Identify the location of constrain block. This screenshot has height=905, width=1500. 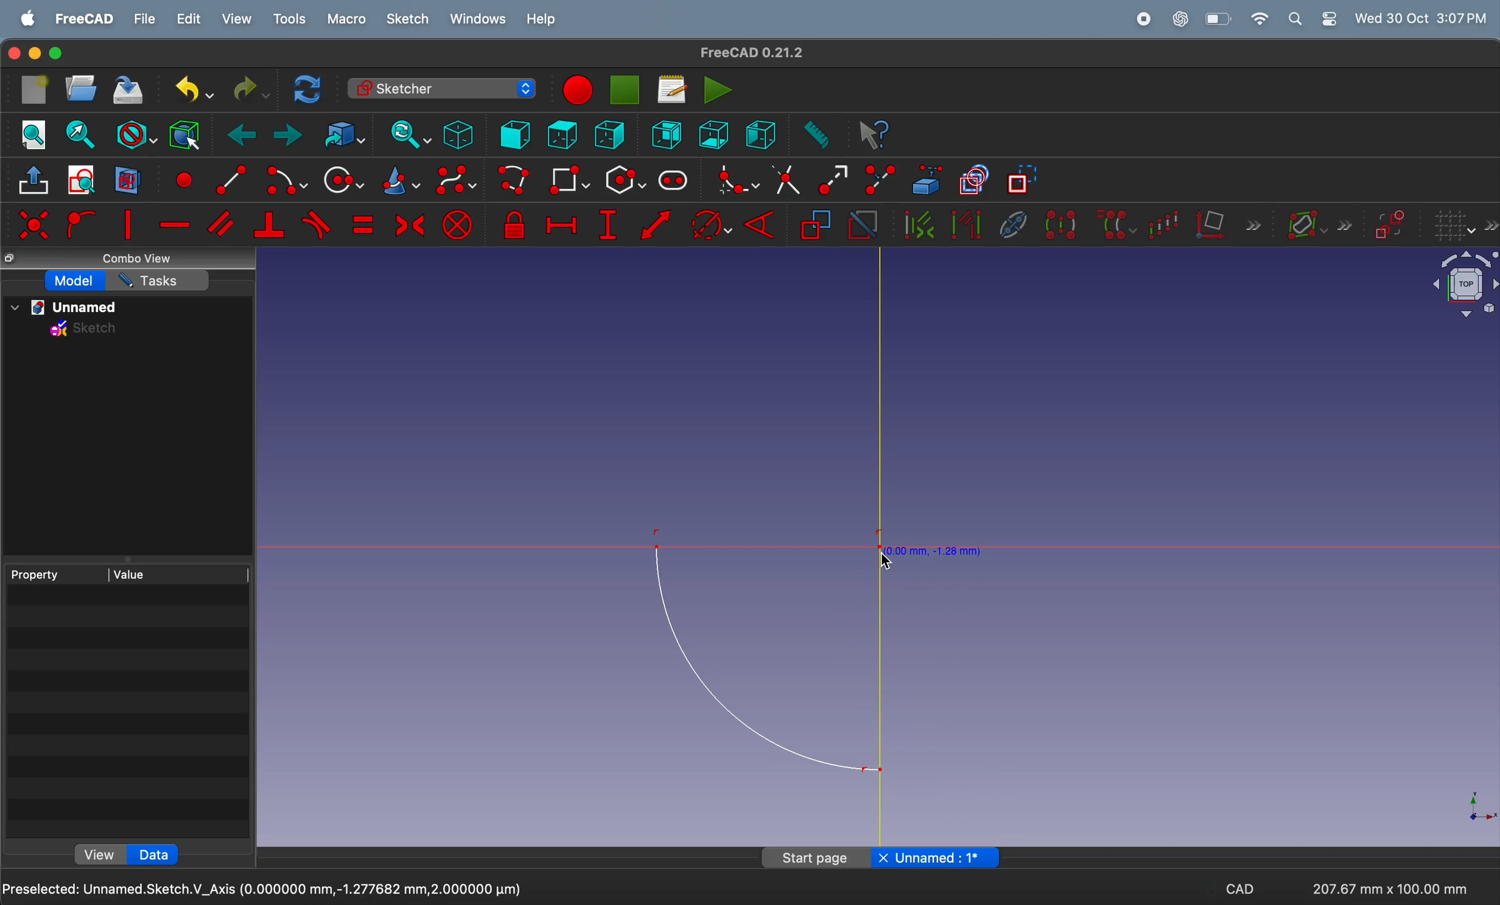
(457, 224).